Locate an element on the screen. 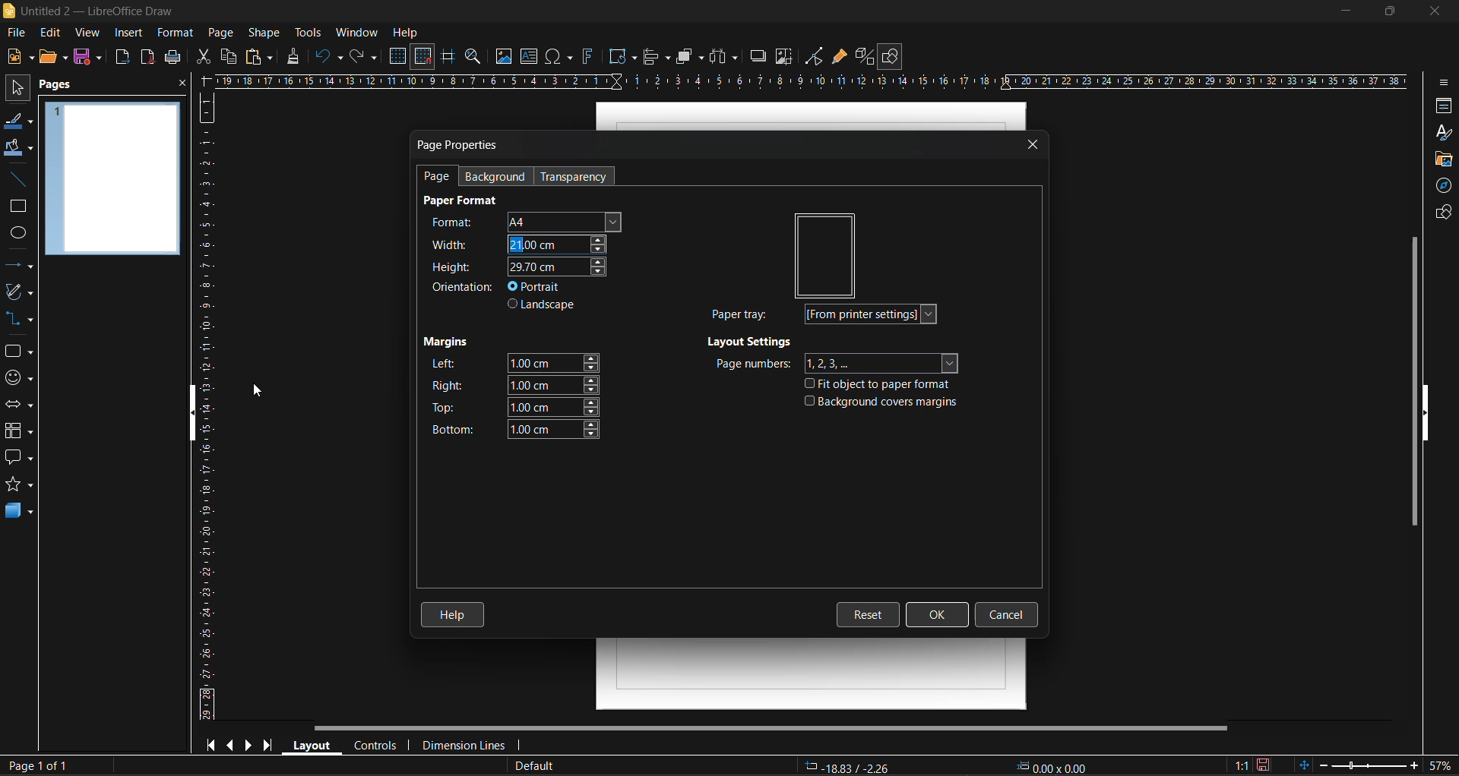 This screenshot has width=1459, height=776. landscape is located at coordinates (545, 307).